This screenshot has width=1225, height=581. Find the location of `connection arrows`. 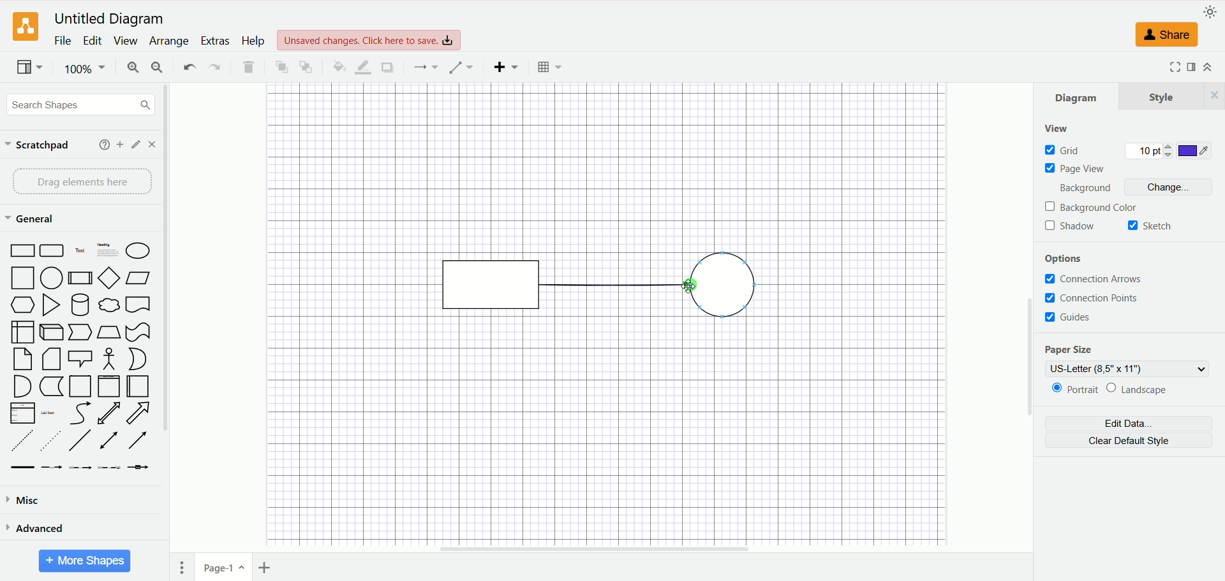

connection arrows is located at coordinates (1093, 279).